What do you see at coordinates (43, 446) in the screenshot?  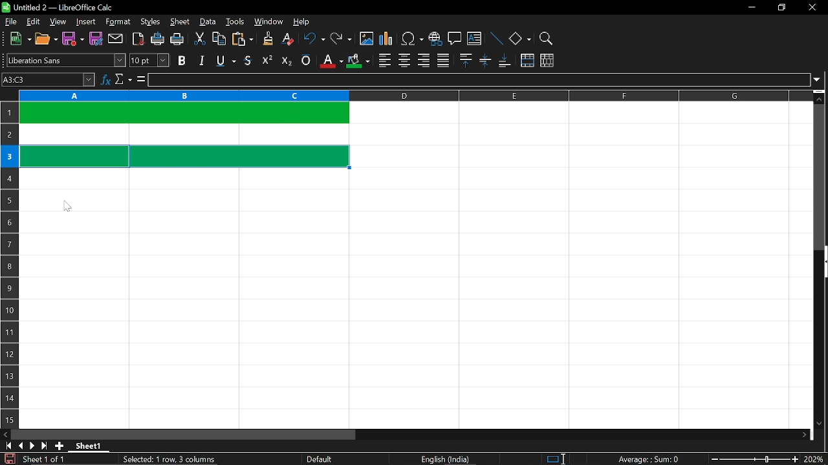 I see `go to last sheet` at bounding box center [43, 446].